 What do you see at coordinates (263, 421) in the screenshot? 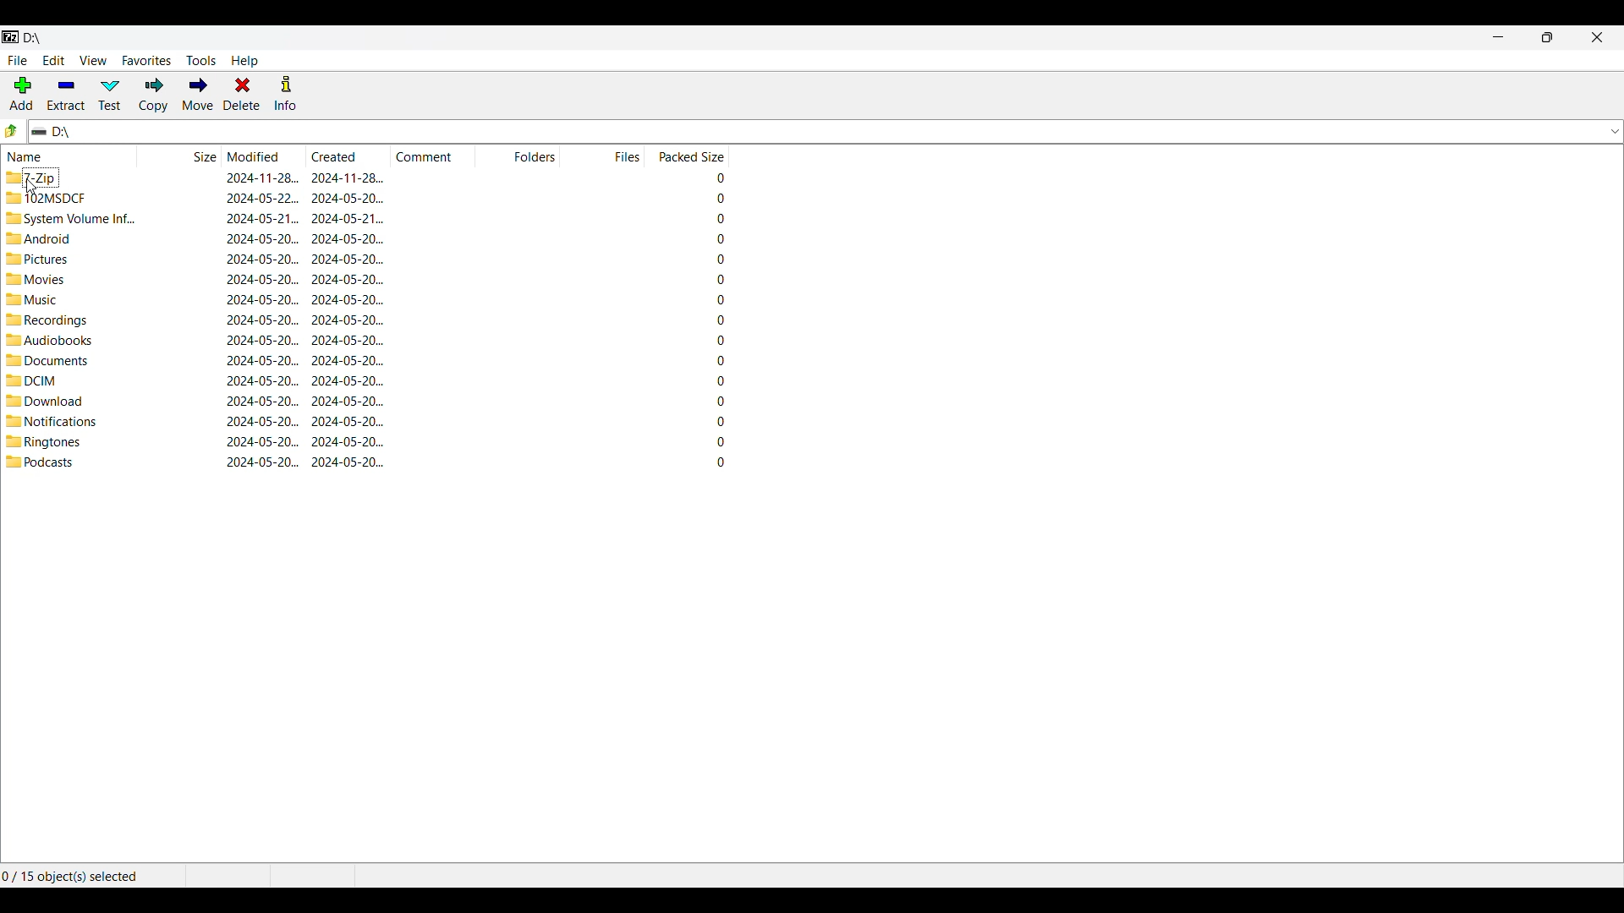
I see `modified date & time` at bounding box center [263, 421].